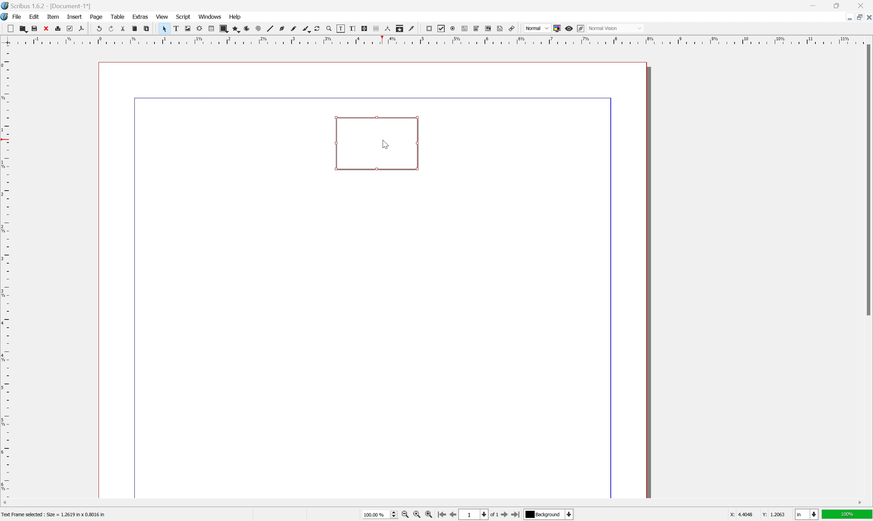 This screenshot has width=873, height=521. Describe the element at coordinates (417, 515) in the screenshot. I see `zoom to 100%` at that location.